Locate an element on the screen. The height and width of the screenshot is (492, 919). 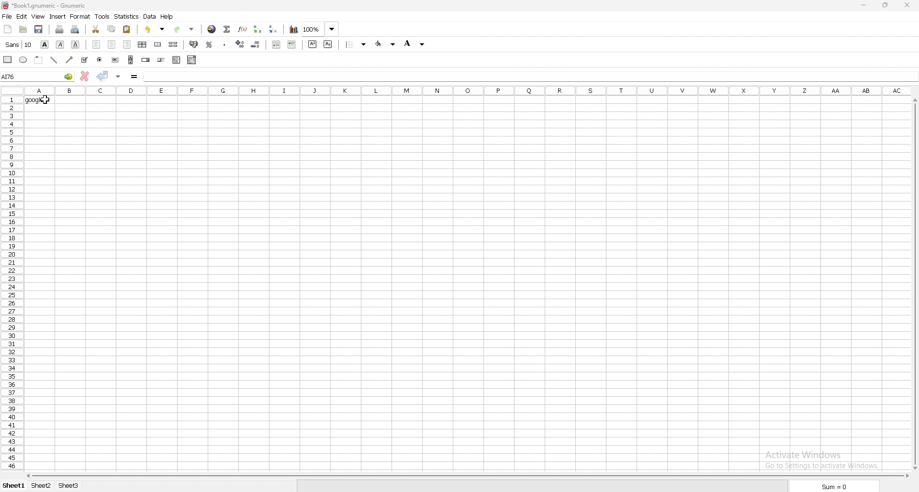
sheet 3 is located at coordinates (68, 485).